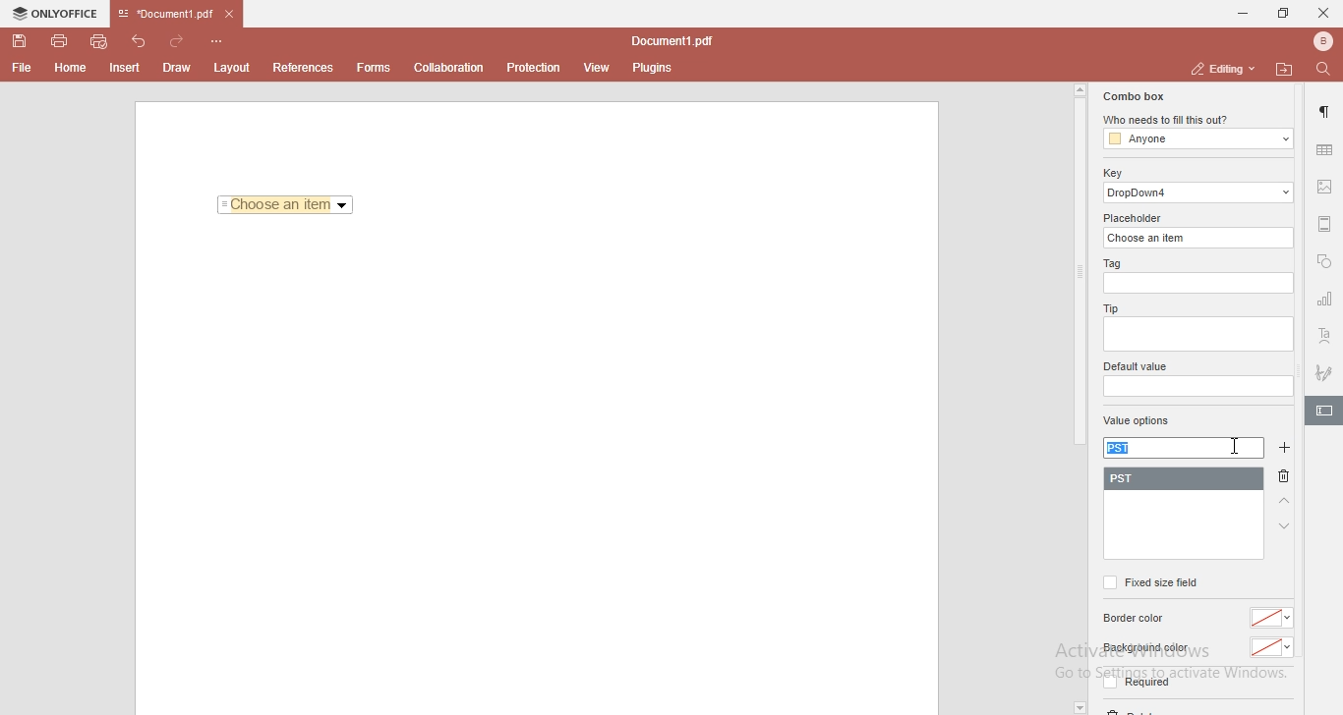 The image size is (1343, 715). I want to click on Insert, so click(125, 69).